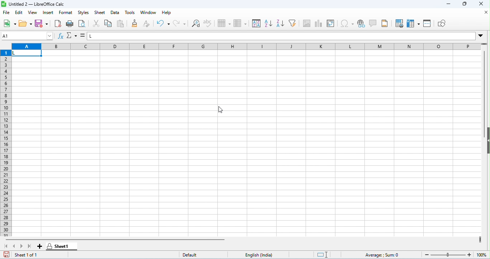  What do you see at coordinates (66, 13) in the screenshot?
I see `format` at bounding box center [66, 13].